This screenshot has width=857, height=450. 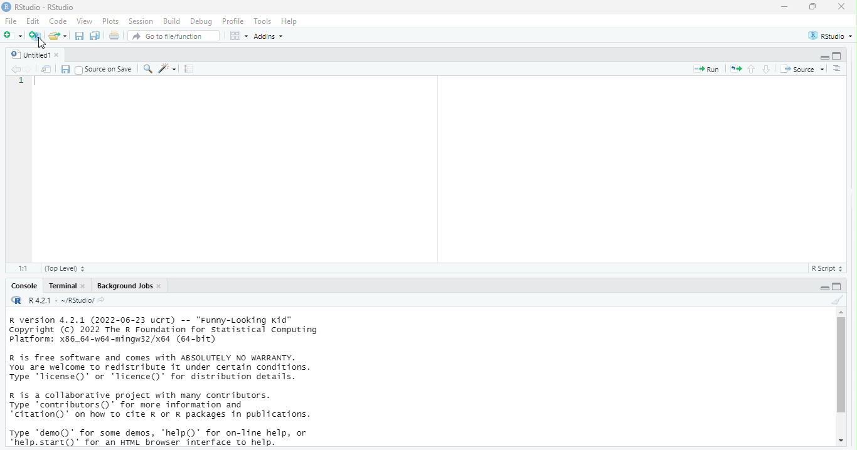 What do you see at coordinates (58, 21) in the screenshot?
I see `code` at bounding box center [58, 21].